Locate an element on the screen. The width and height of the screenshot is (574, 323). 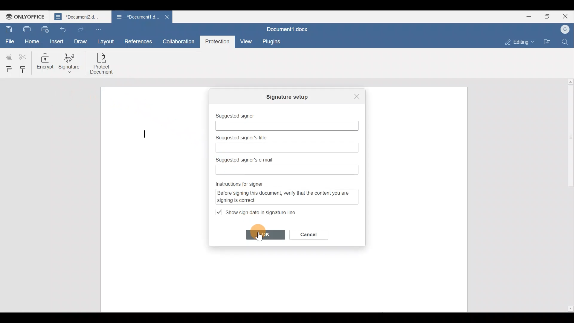
Close is located at coordinates (565, 17).